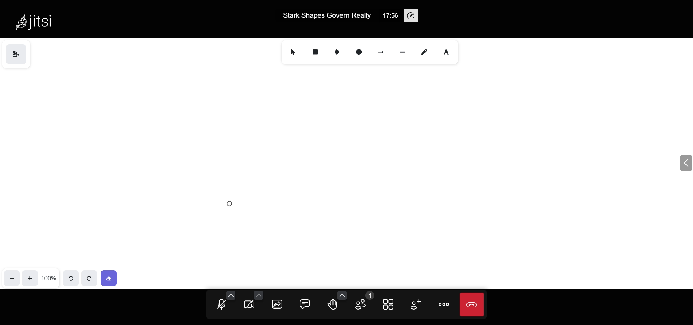  What do you see at coordinates (415, 304) in the screenshot?
I see `invite people` at bounding box center [415, 304].